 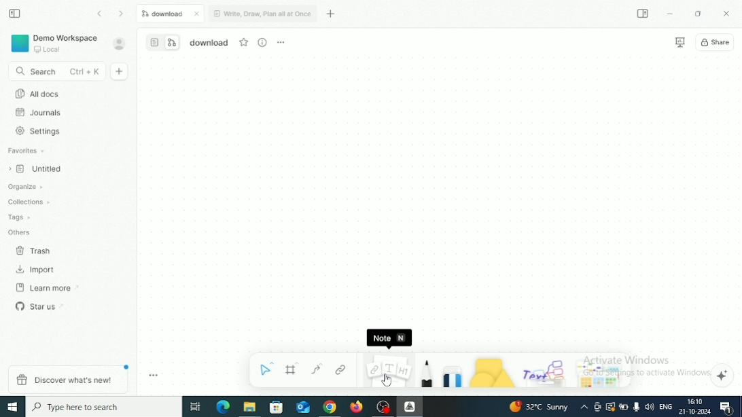 What do you see at coordinates (636, 407) in the screenshot?
I see `Mic` at bounding box center [636, 407].